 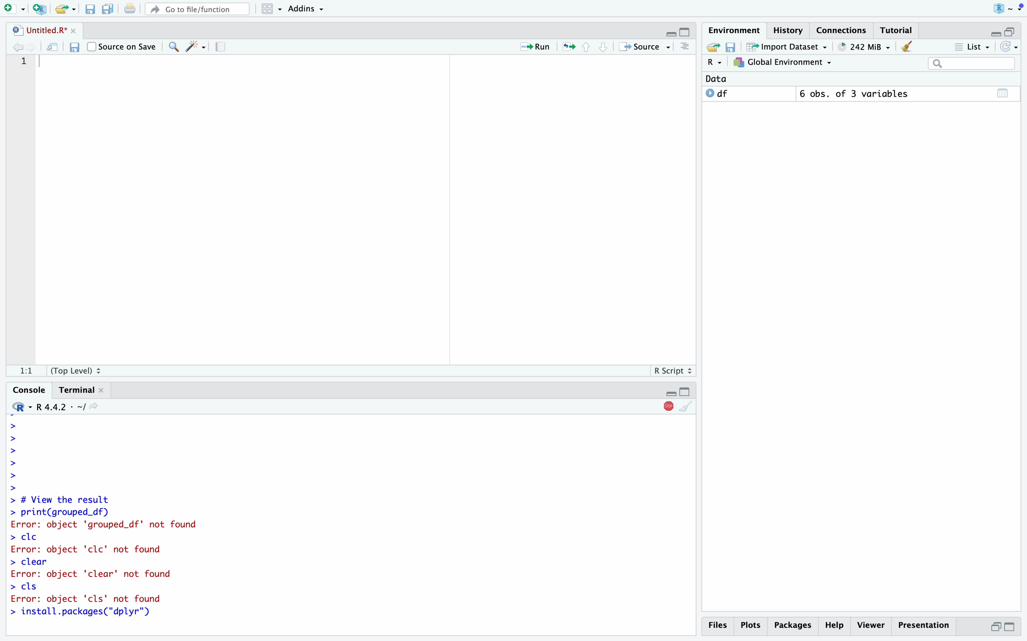 What do you see at coordinates (75, 47) in the screenshot?
I see `Save` at bounding box center [75, 47].